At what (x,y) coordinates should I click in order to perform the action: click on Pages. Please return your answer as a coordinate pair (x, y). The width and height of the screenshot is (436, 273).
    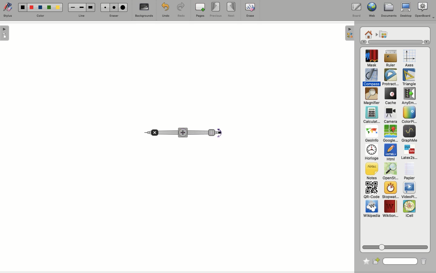
    Looking at the image, I should click on (200, 11).